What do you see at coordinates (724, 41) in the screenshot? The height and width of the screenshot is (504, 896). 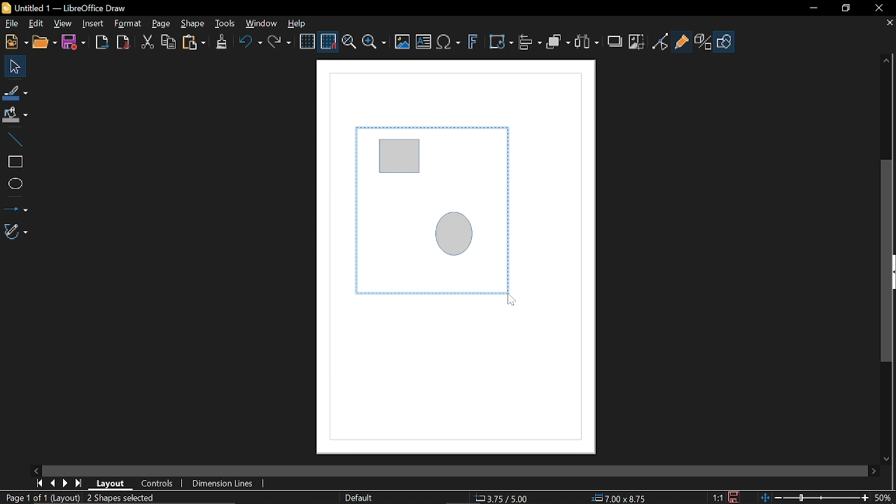 I see `Shapes` at bounding box center [724, 41].